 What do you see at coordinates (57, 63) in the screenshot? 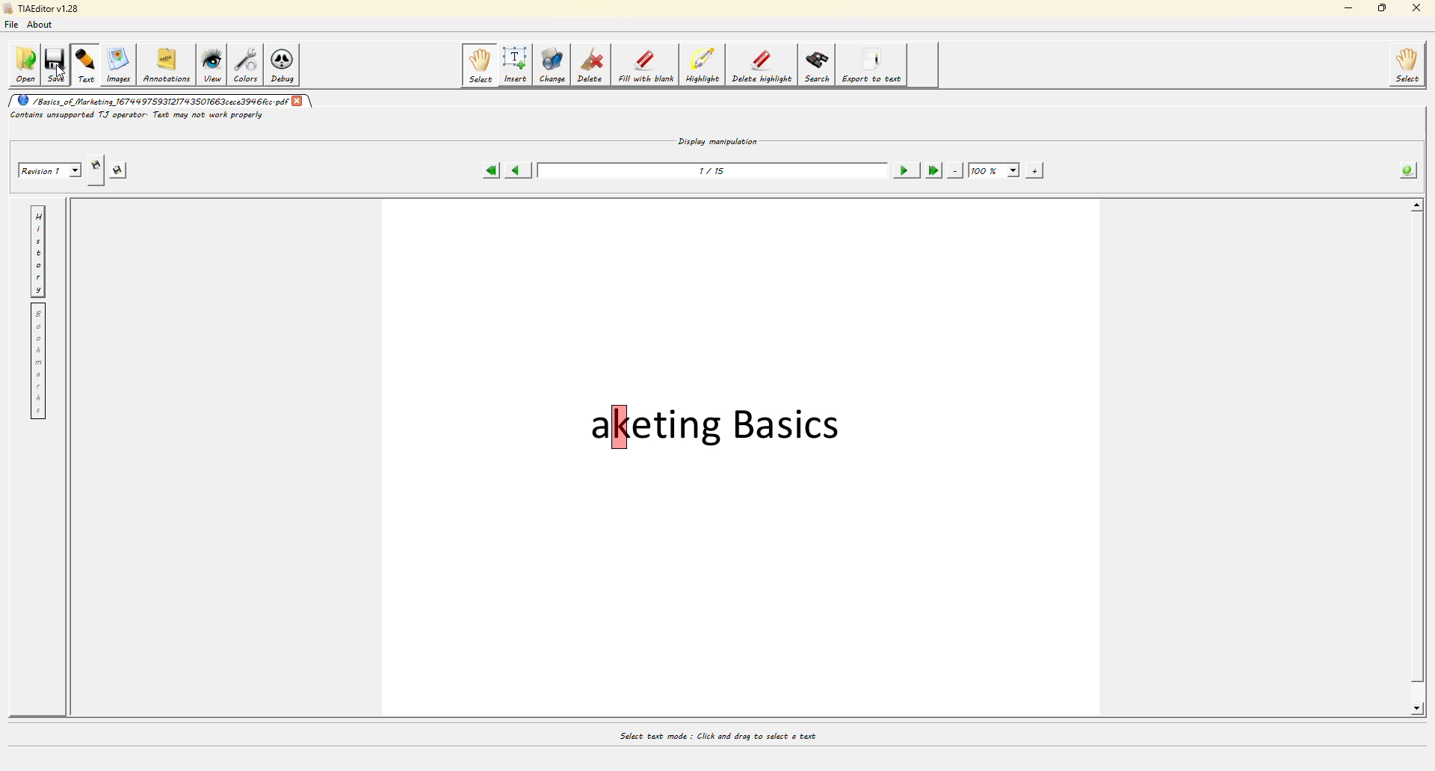
I see `save` at bounding box center [57, 63].